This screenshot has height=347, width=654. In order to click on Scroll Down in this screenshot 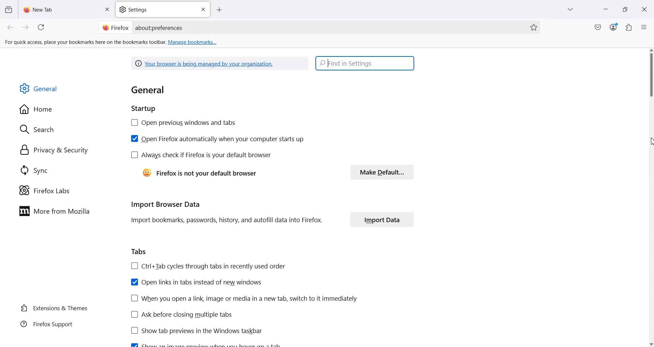, I will do `click(650, 343)`.